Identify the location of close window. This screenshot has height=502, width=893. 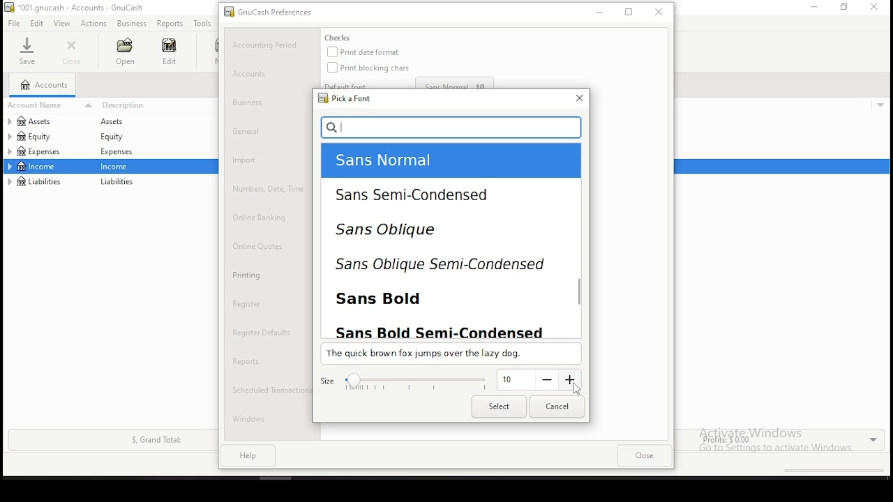
(875, 7).